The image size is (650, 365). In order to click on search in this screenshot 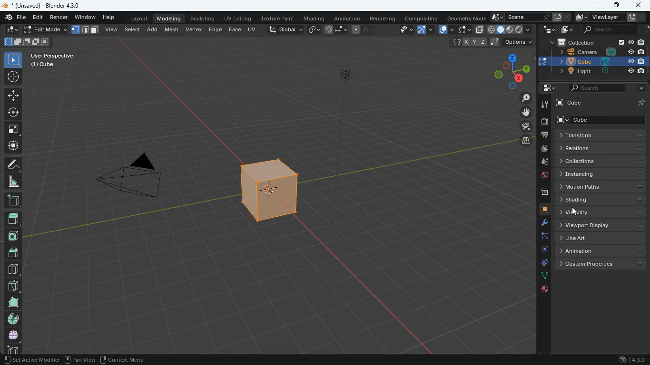, I will do `click(596, 87)`.